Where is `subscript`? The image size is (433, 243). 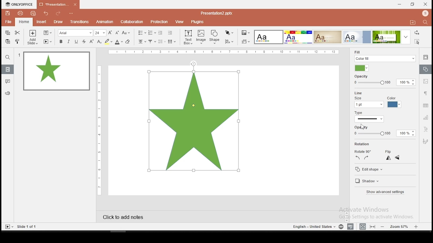
subscript is located at coordinates (99, 42).